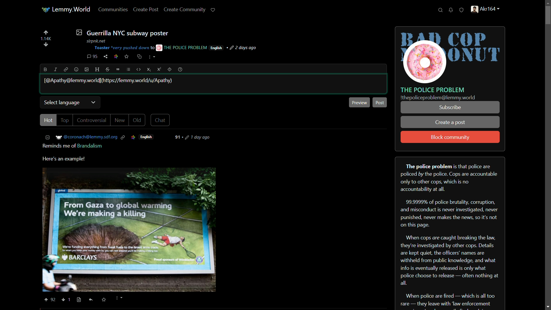 The image size is (551, 310). Describe the element at coordinates (108, 70) in the screenshot. I see `strikethrough` at that location.